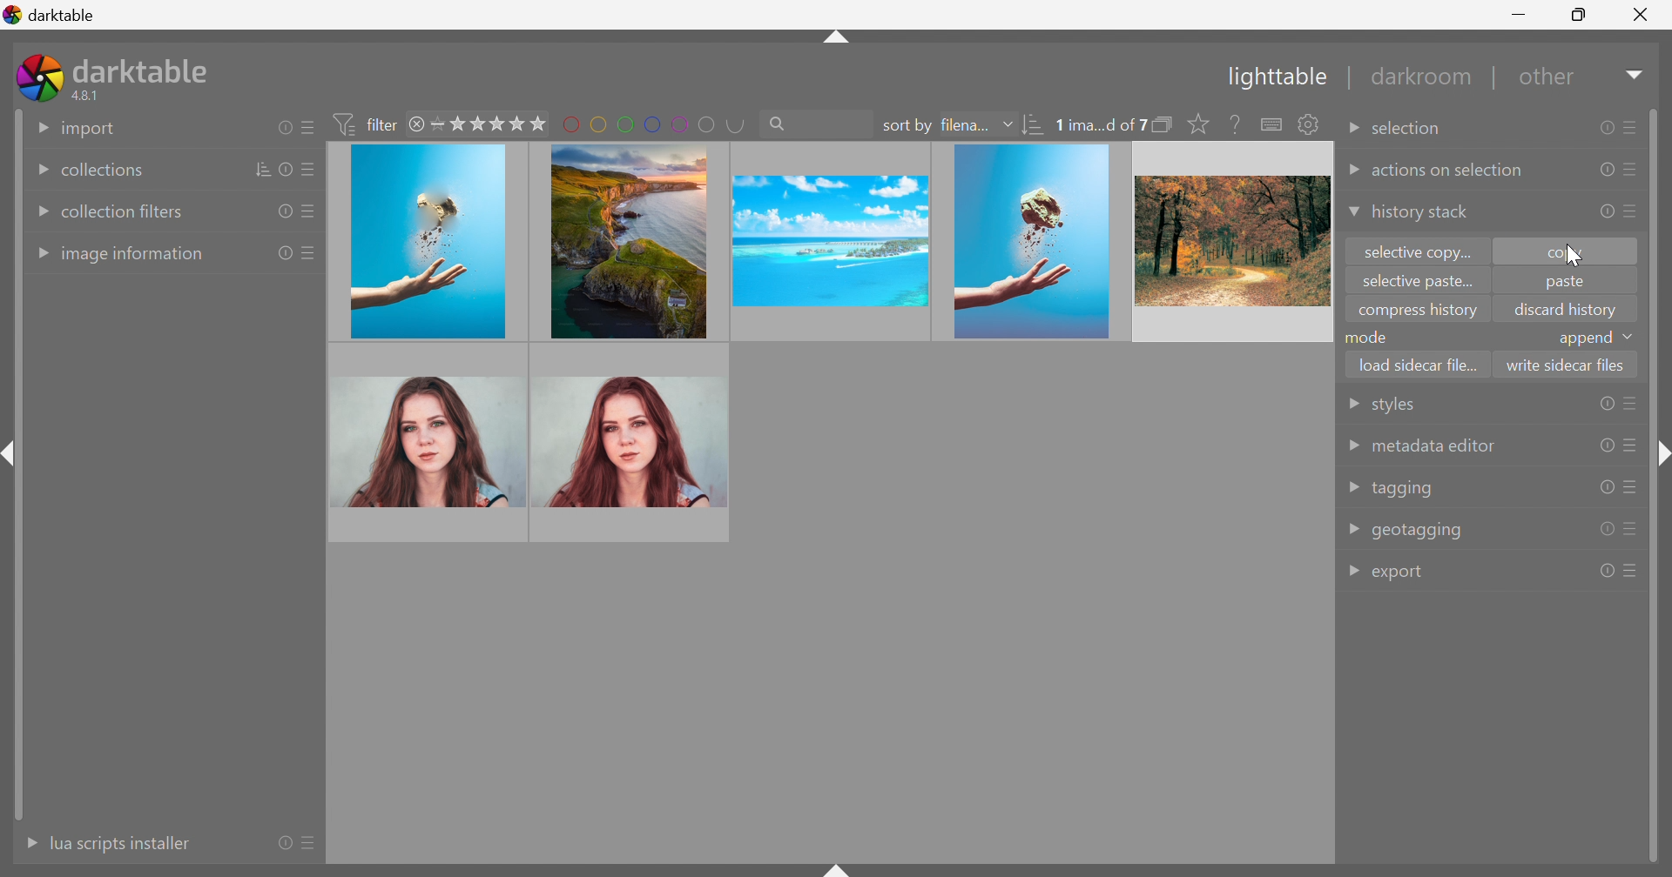 This screenshot has width=1672, height=877. I want to click on Drop Down, so click(1353, 487).